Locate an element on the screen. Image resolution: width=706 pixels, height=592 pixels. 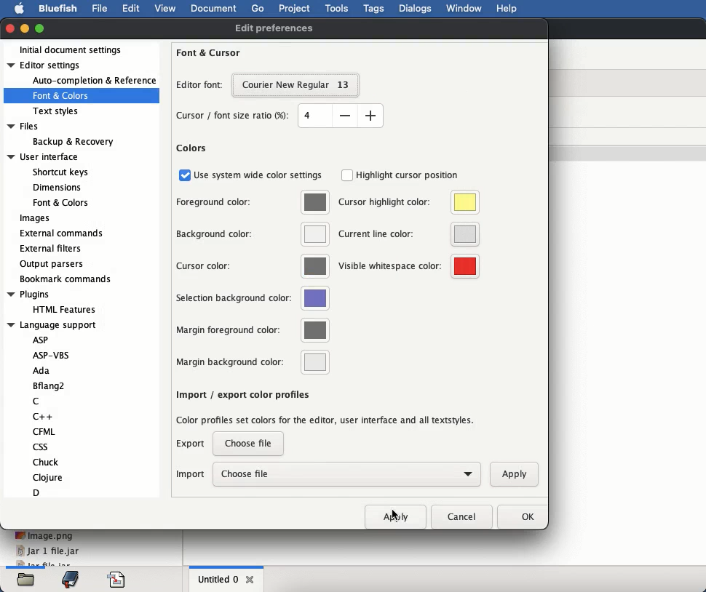
cursor highlight color is located at coordinates (408, 203).